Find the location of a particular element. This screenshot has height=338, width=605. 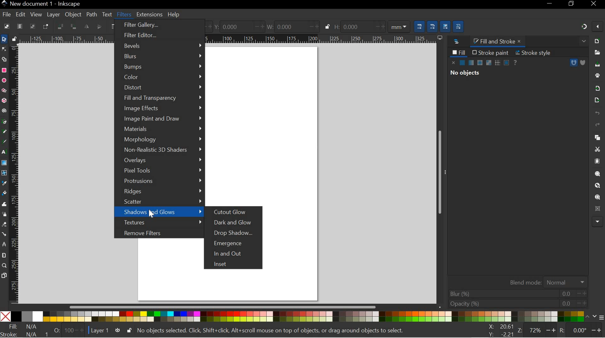

MATERIALS is located at coordinates (159, 129).